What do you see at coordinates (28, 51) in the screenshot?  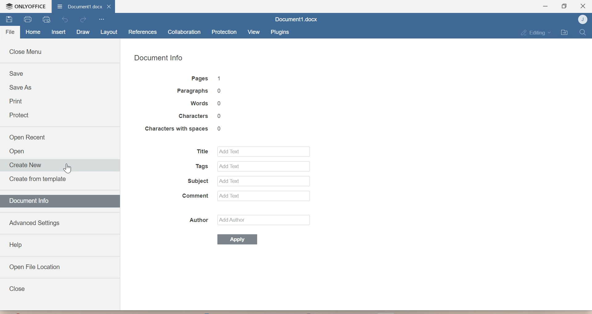 I see `Close menu` at bounding box center [28, 51].